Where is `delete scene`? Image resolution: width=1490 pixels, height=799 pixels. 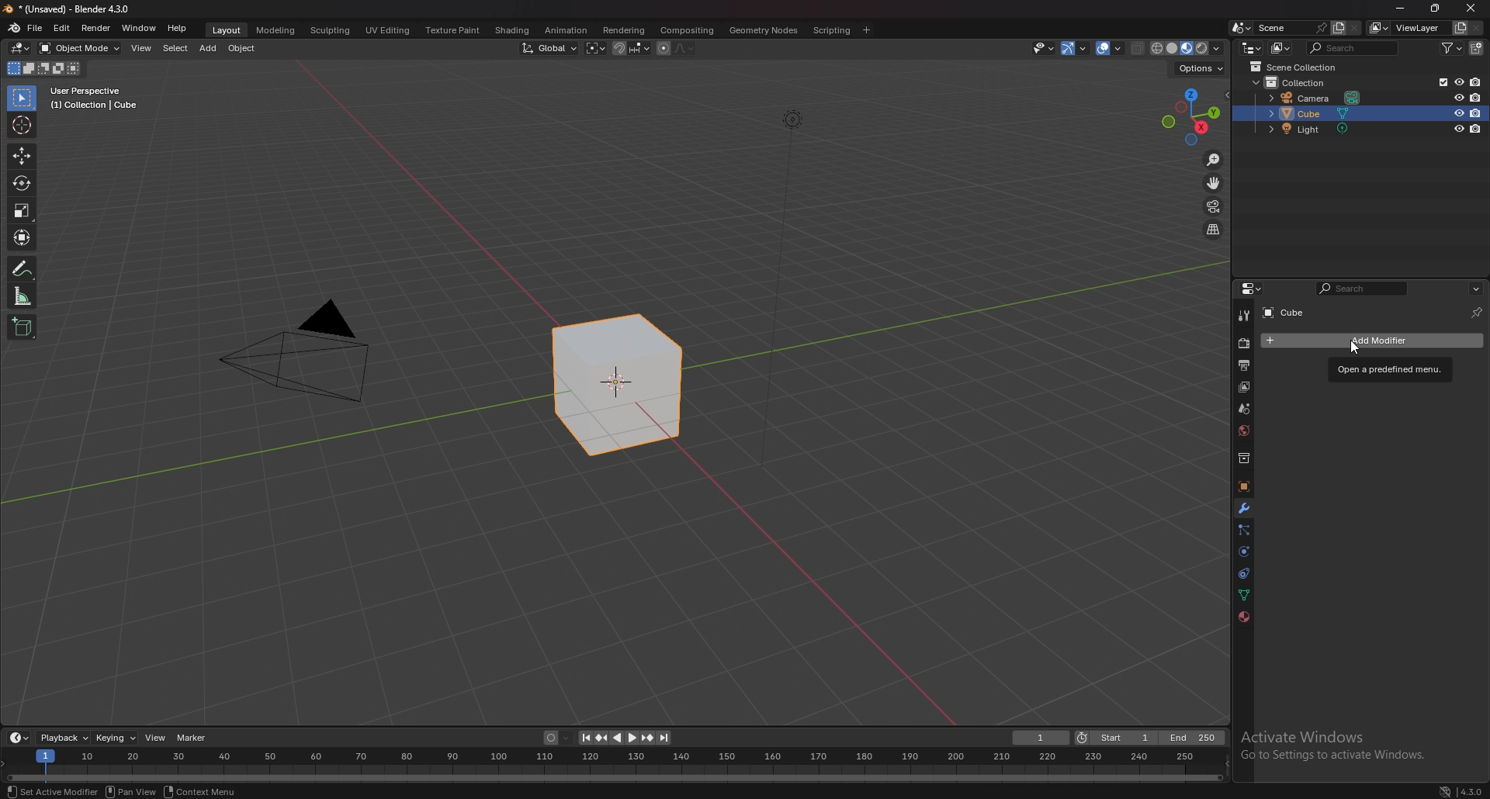
delete scene is located at coordinates (1354, 28).